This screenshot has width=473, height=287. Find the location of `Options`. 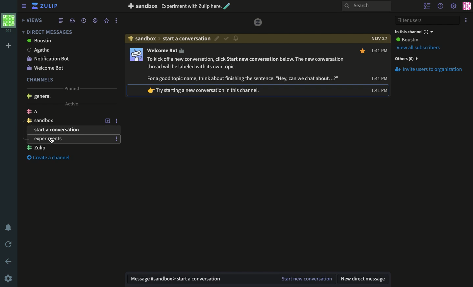

Options is located at coordinates (116, 120).